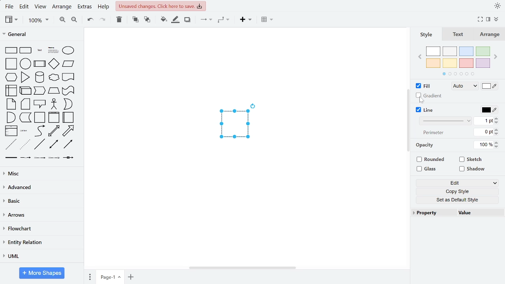 This screenshot has width=505, height=284. What do you see at coordinates (39, 77) in the screenshot?
I see `general shapes` at bounding box center [39, 77].